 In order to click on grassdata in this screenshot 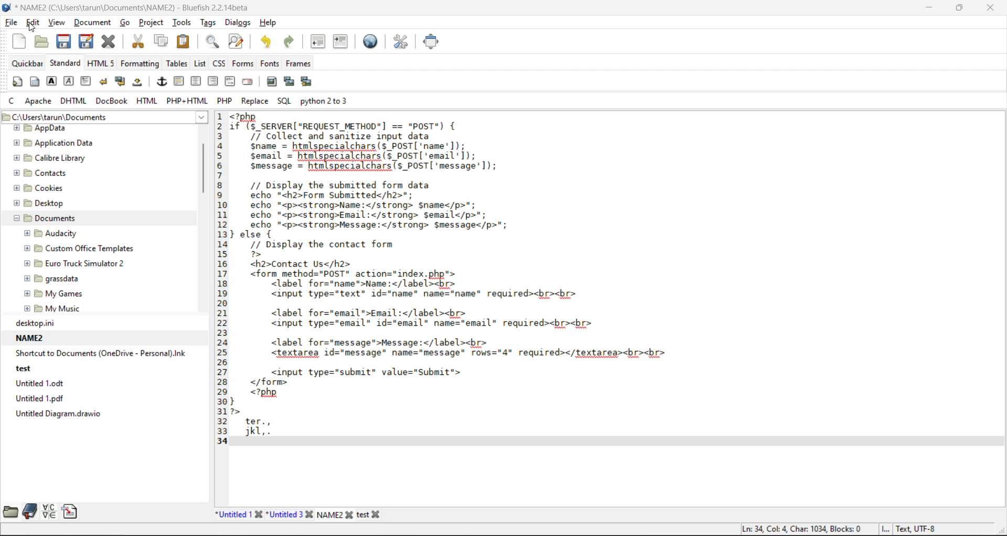, I will do `click(53, 278)`.